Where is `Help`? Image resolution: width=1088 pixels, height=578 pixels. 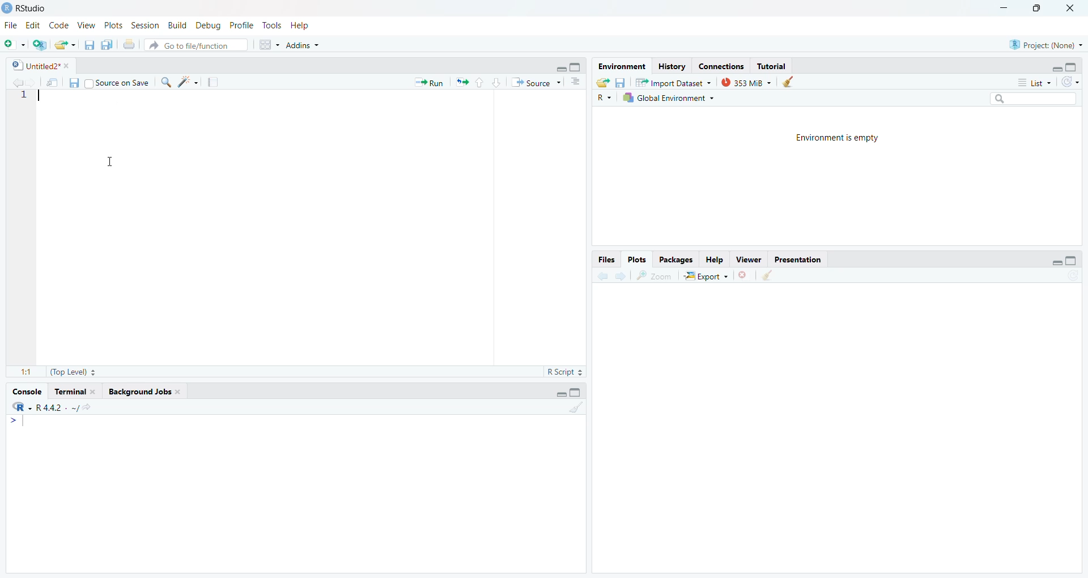 Help is located at coordinates (301, 26).